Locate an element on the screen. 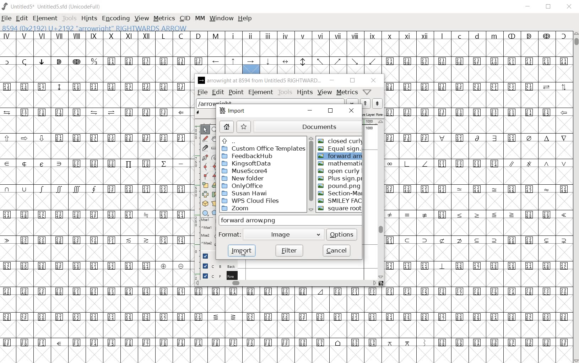 The width and height of the screenshot is (579, 363). MM is located at coordinates (201, 19).